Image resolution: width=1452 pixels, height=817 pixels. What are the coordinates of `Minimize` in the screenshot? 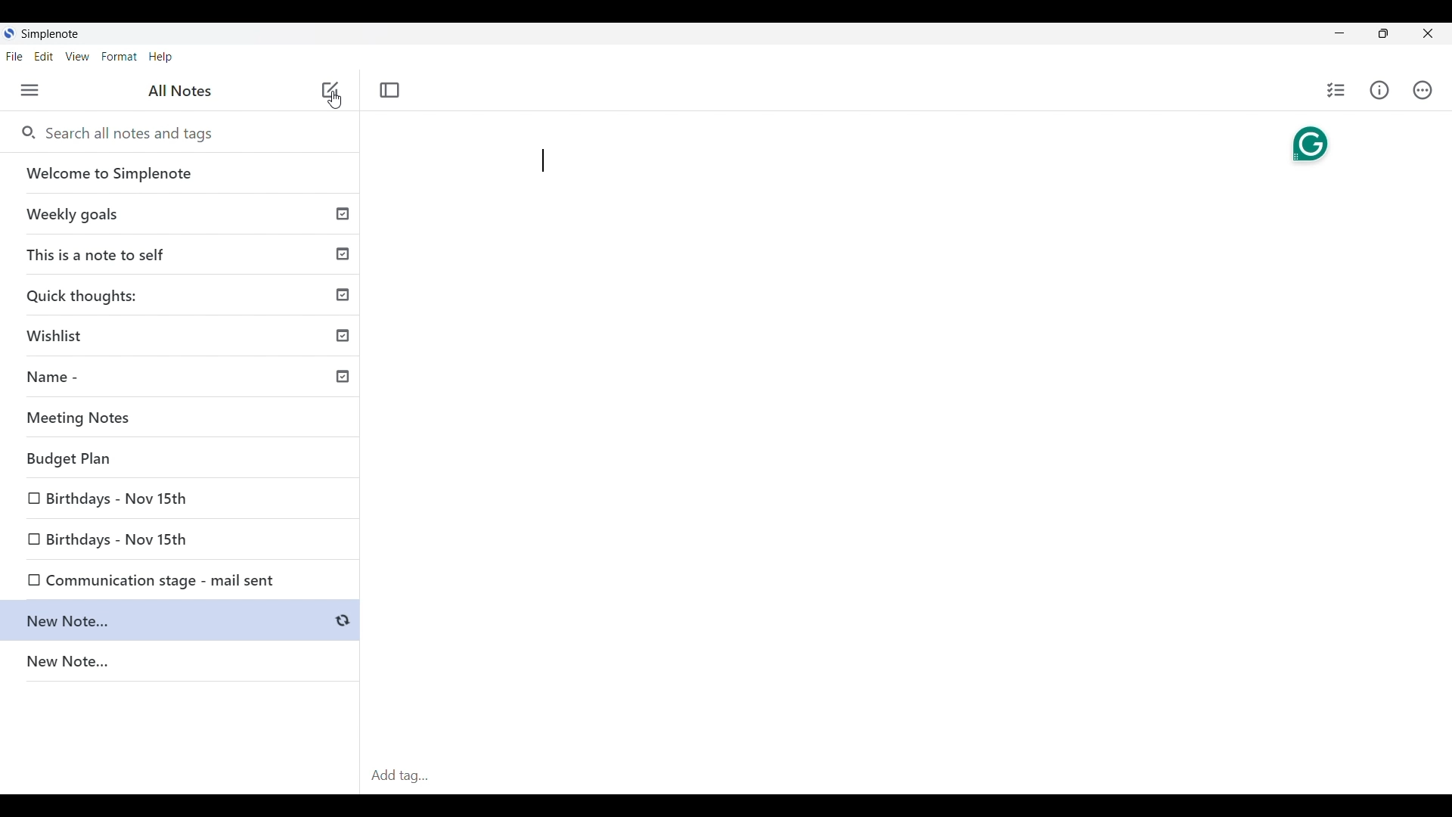 It's located at (1339, 33).